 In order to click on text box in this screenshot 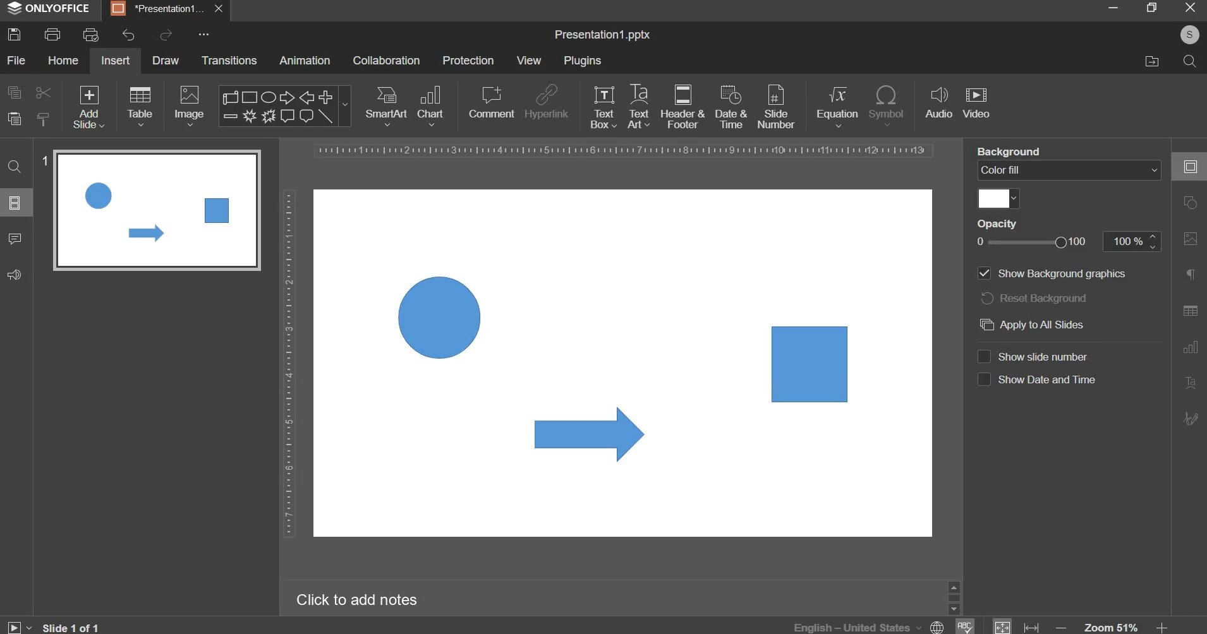, I will do `click(603, 107)`.